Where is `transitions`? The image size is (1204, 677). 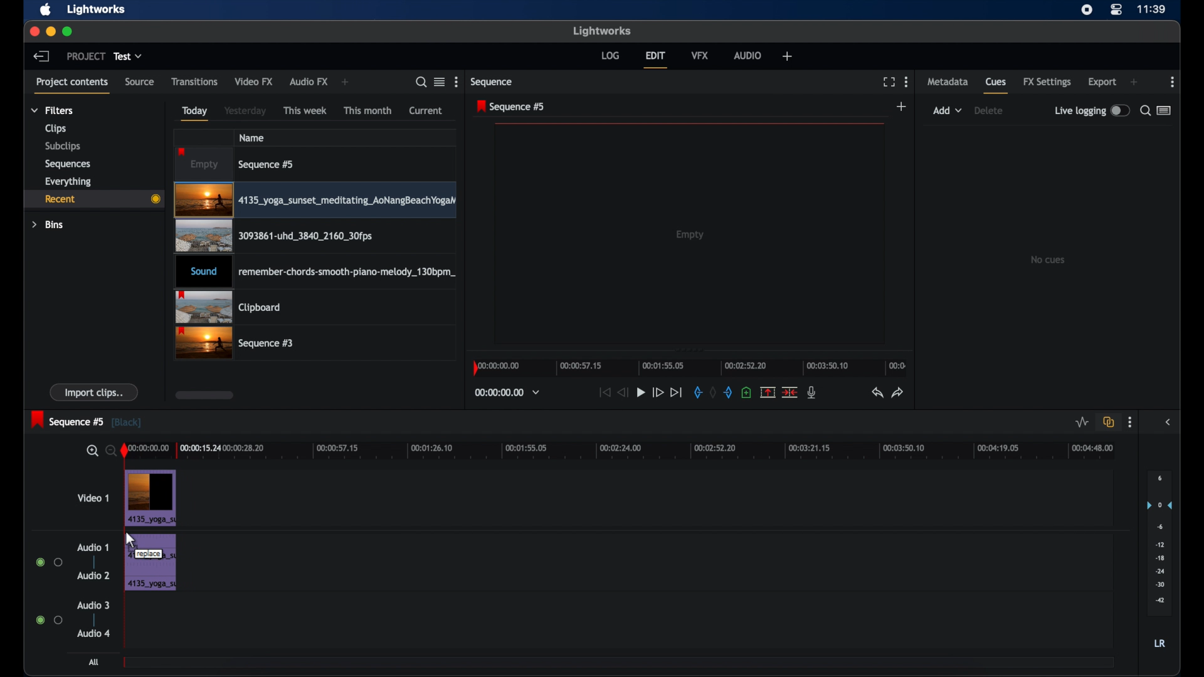 transitions is located at coordinates (194, 81).